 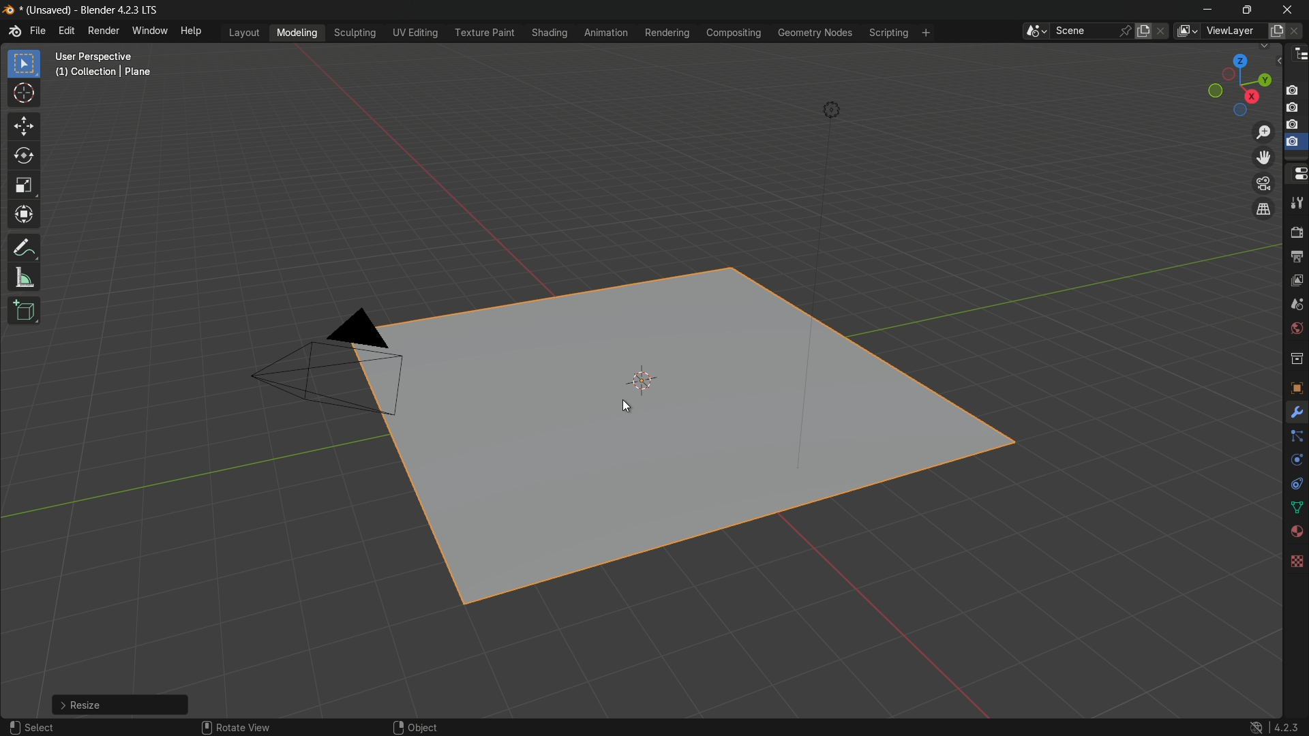 What do you see at coordinates (667, 33) in the screenshot?
I see `rendering` at bounding box center [667, 33].